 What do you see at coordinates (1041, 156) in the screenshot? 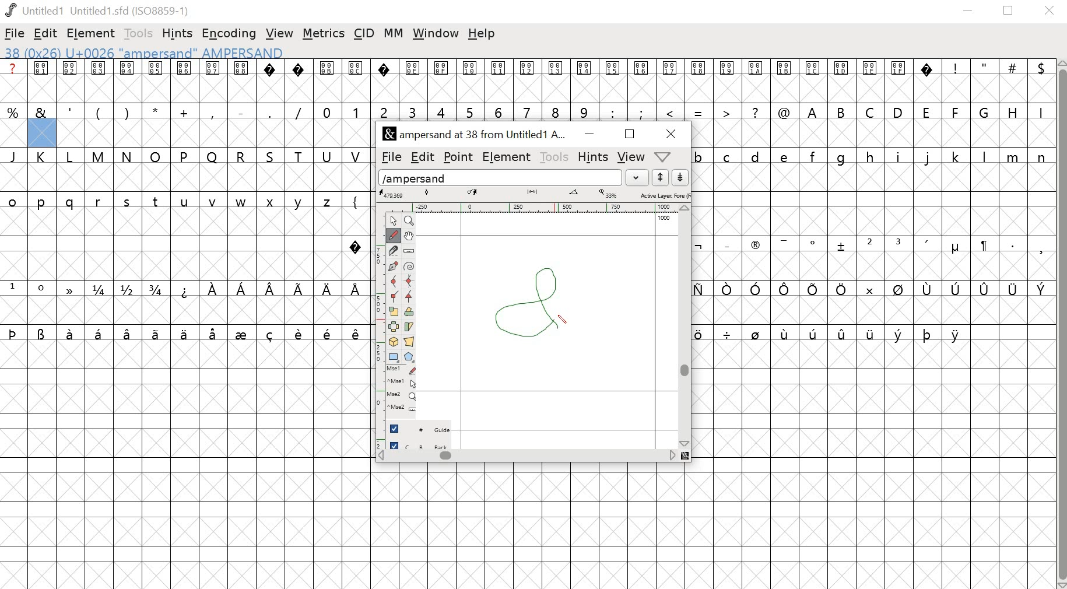
I see `n` at bounding box center [1041, 156].